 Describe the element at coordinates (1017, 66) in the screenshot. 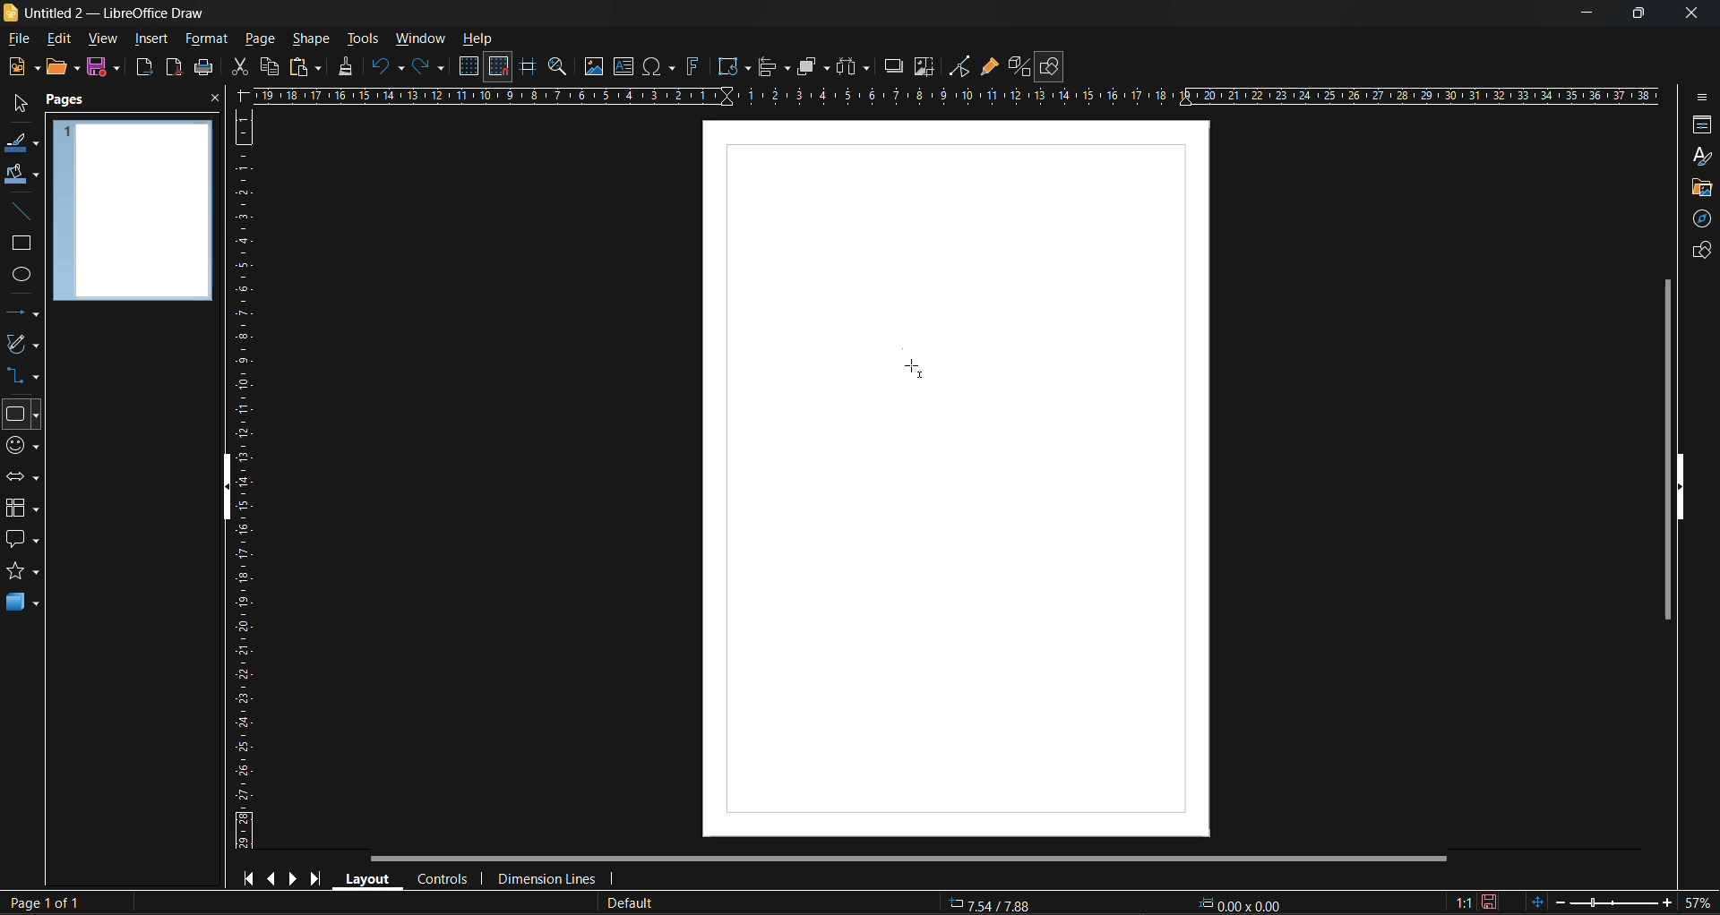

I see `toggle extrusion` at that location.